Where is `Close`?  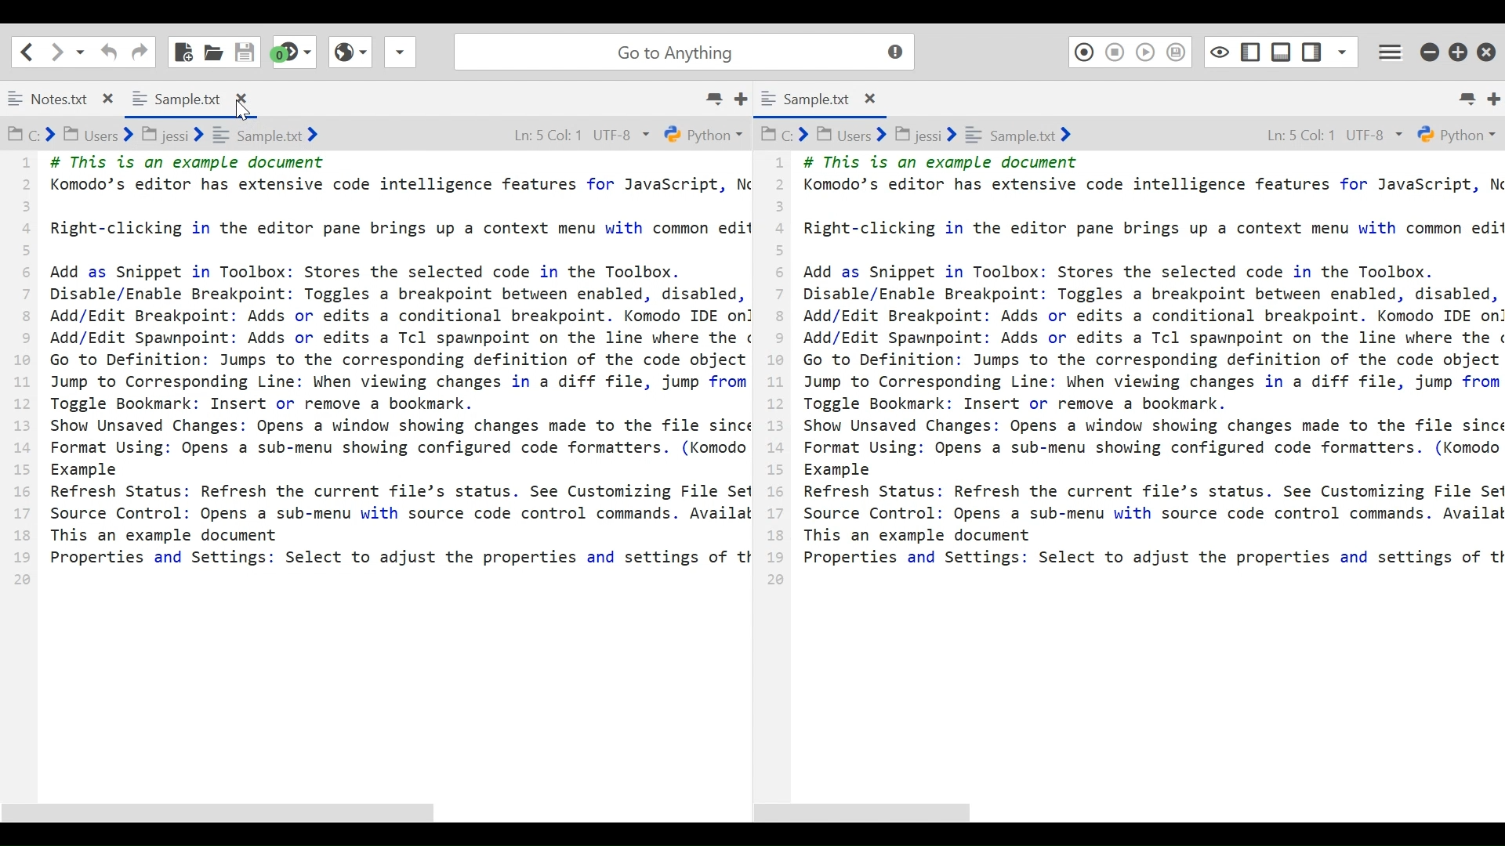
Close is located at coordinates (1487, 52).